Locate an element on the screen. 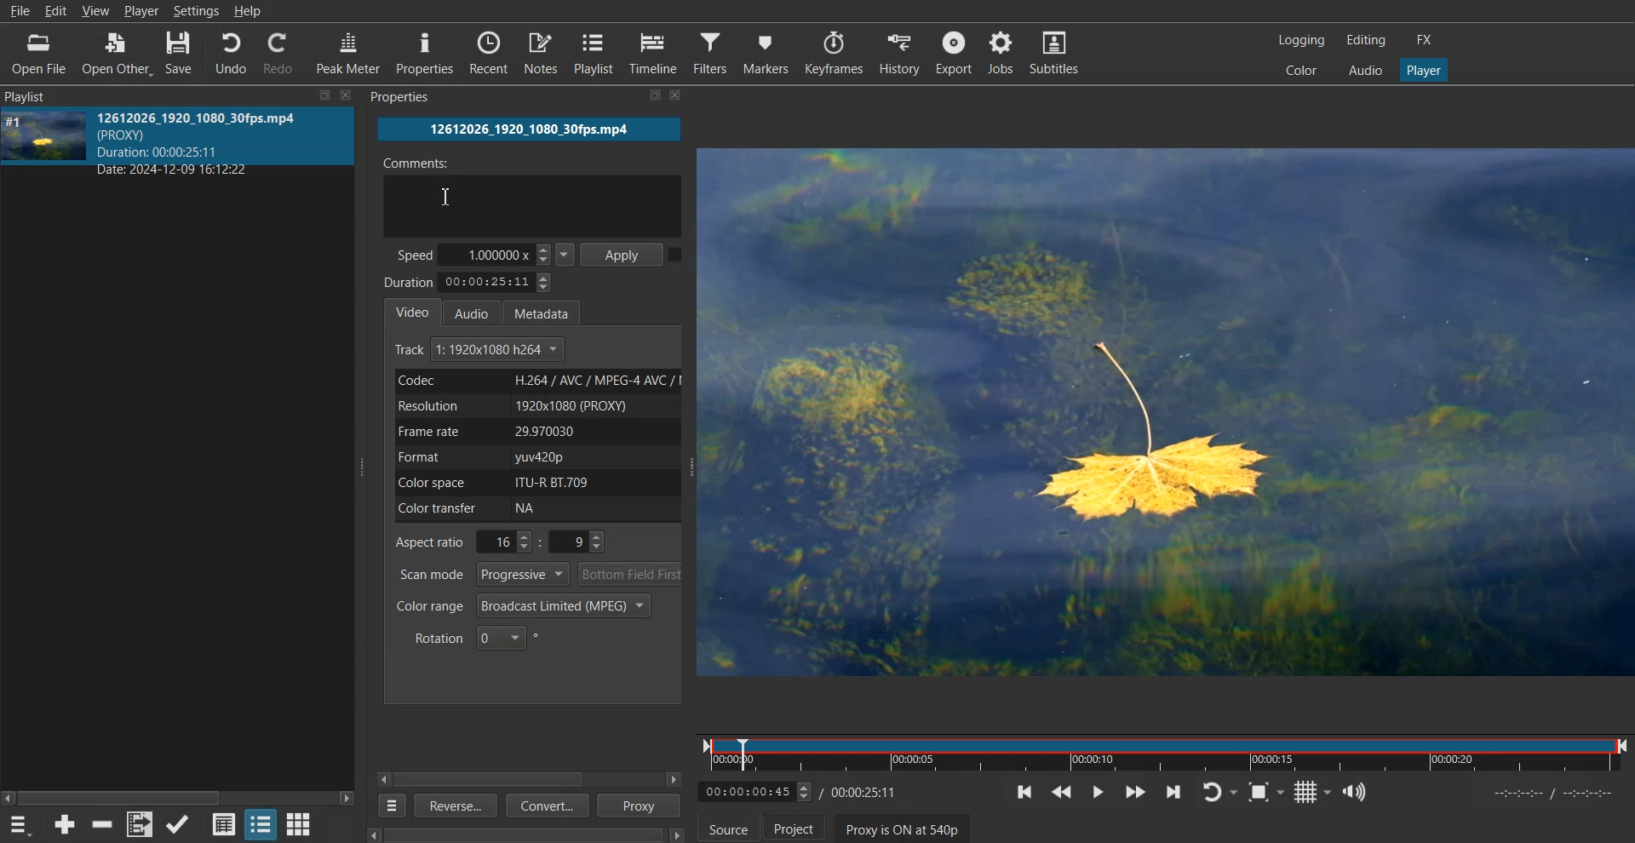 This screenshot has height=843, width=1635. More Options is located at coordinates (388, 806).